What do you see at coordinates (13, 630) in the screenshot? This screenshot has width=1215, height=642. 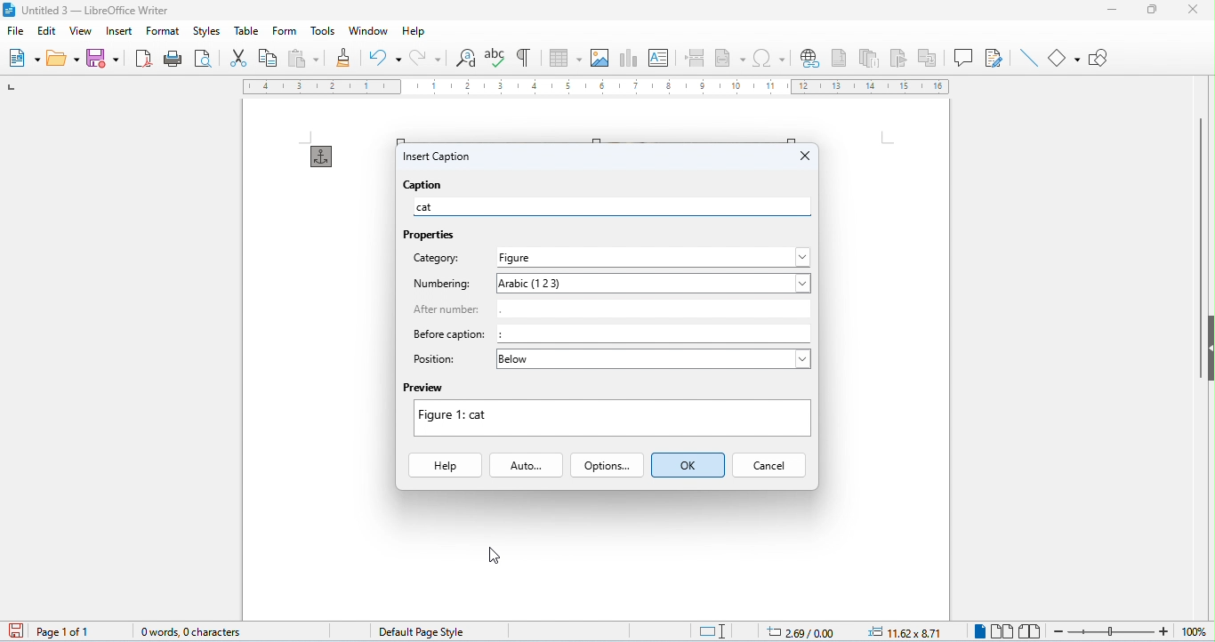 I see `save` at bounding box center [13, 630].